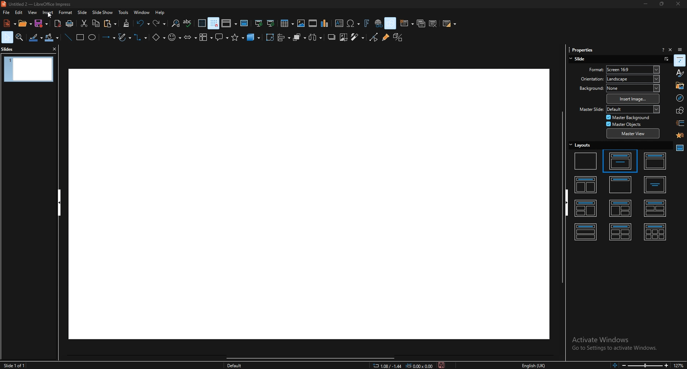 The height and width of the screenshot is (369, 687). Describe the element at coordinates (343, 37) in the screenshot. I see `crop image` at that location.